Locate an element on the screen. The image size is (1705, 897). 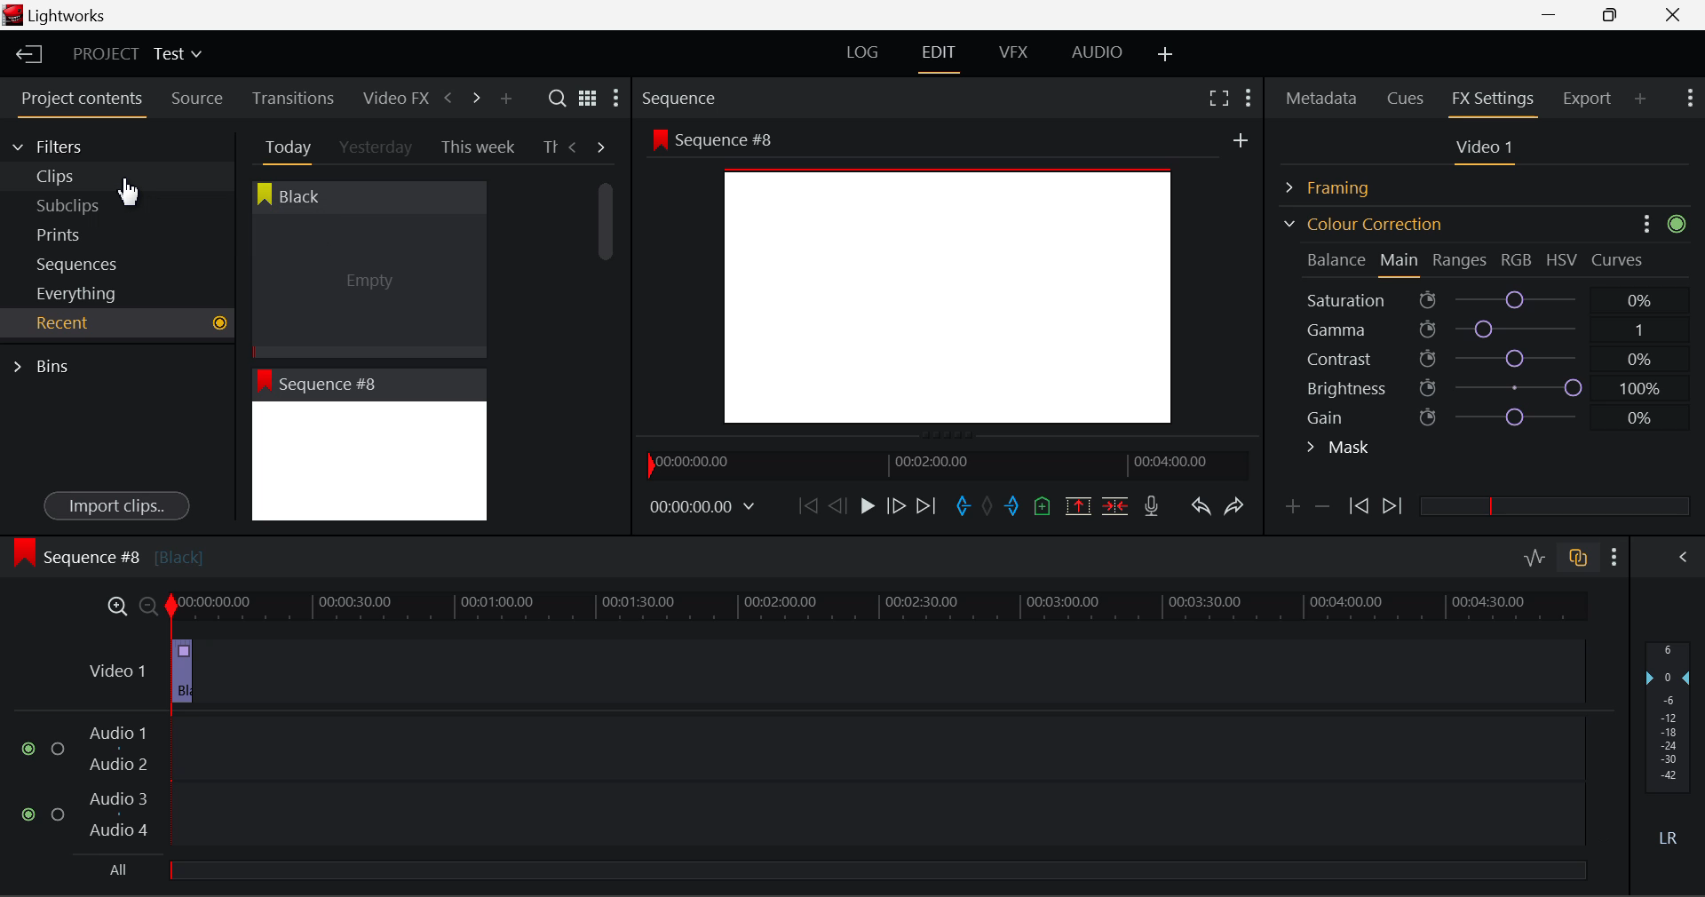
slider is located at coordinates (1554, 505).